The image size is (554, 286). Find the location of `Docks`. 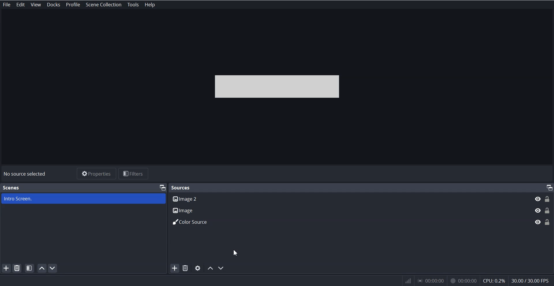

Docks is located at coordinates (53, 4).